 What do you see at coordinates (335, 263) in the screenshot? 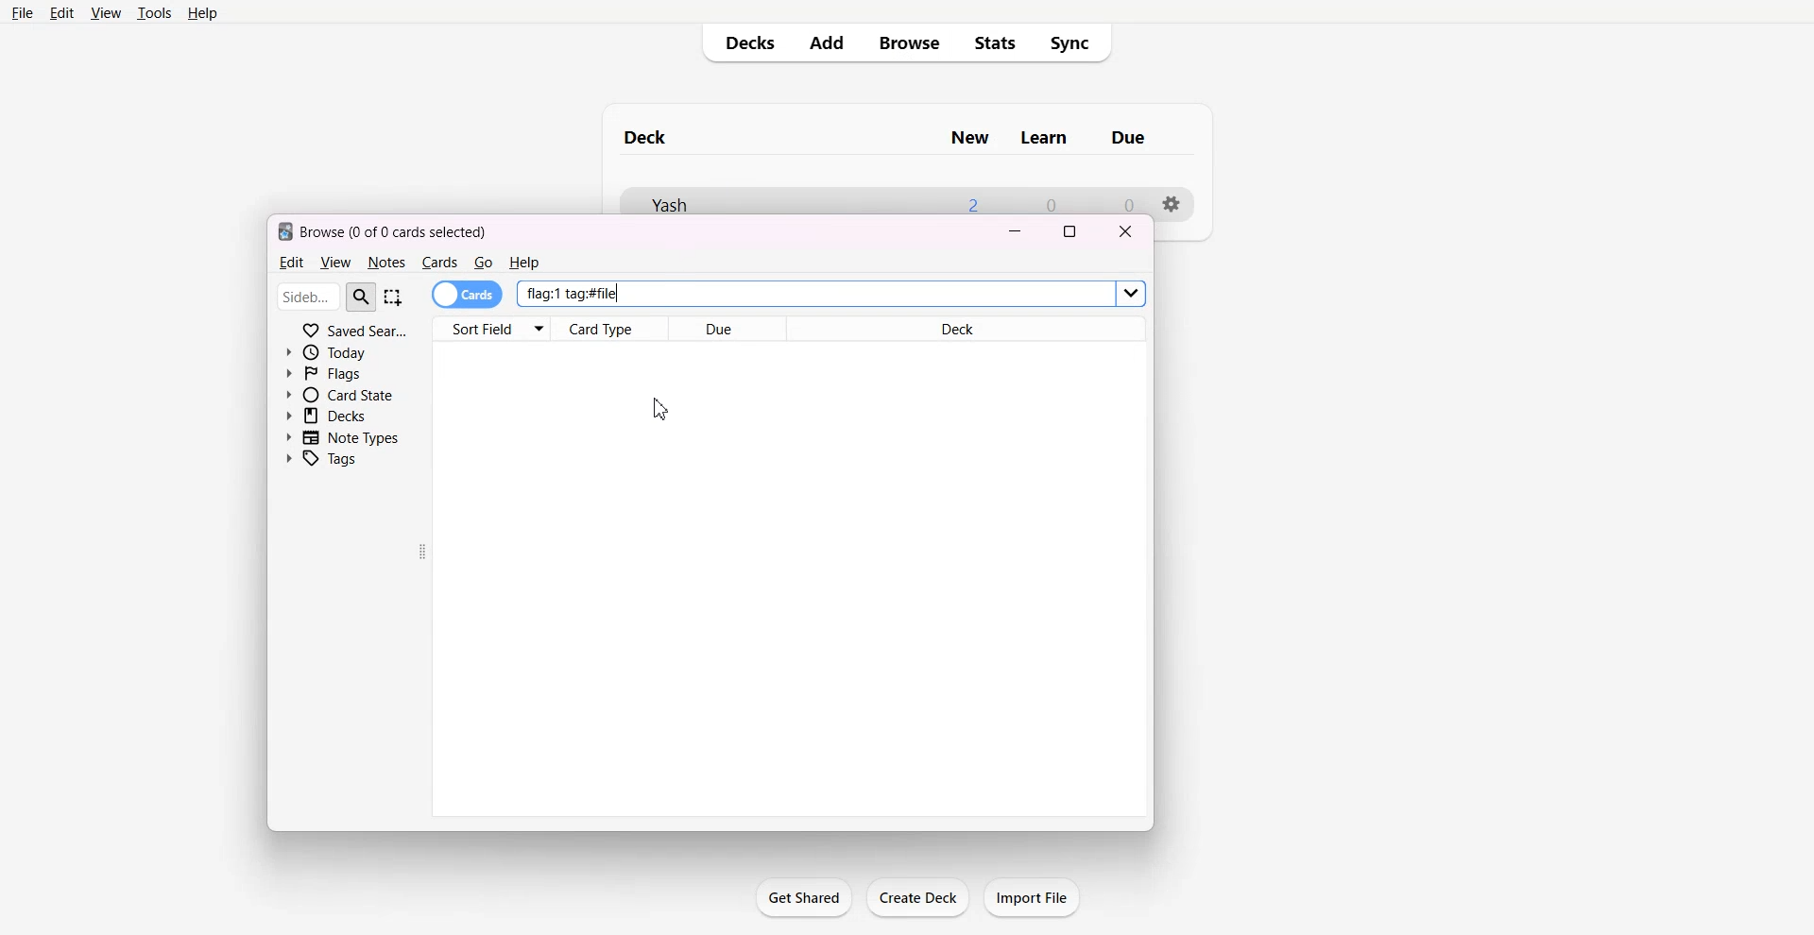
I see `View` at bounding box center [335, 263].